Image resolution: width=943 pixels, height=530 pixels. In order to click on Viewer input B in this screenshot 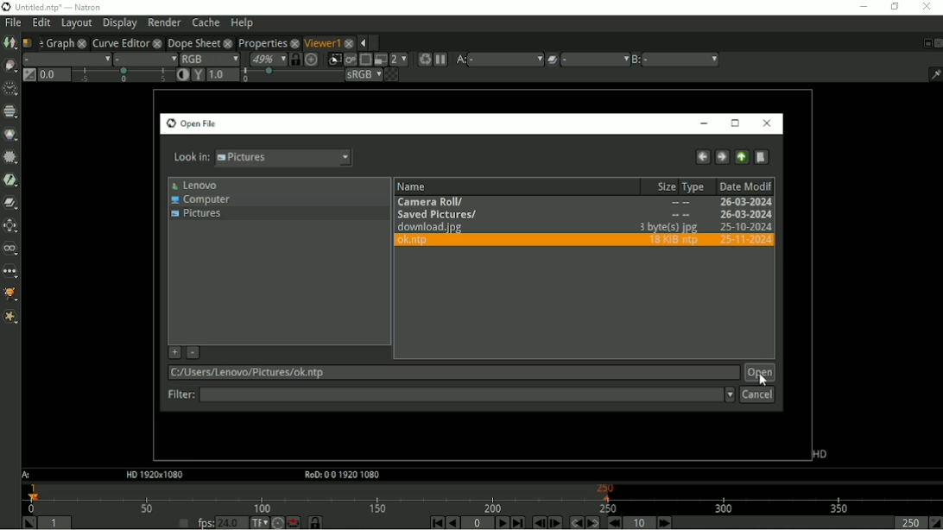, I will do `click(636, 60)`.